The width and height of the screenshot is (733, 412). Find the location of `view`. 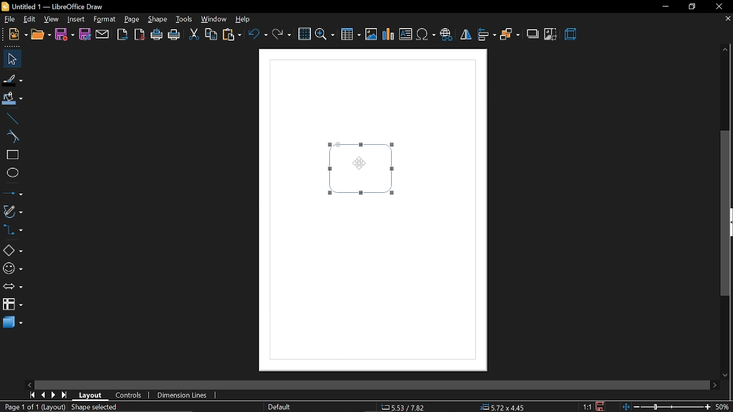

view is located at coordinates (52, 19).